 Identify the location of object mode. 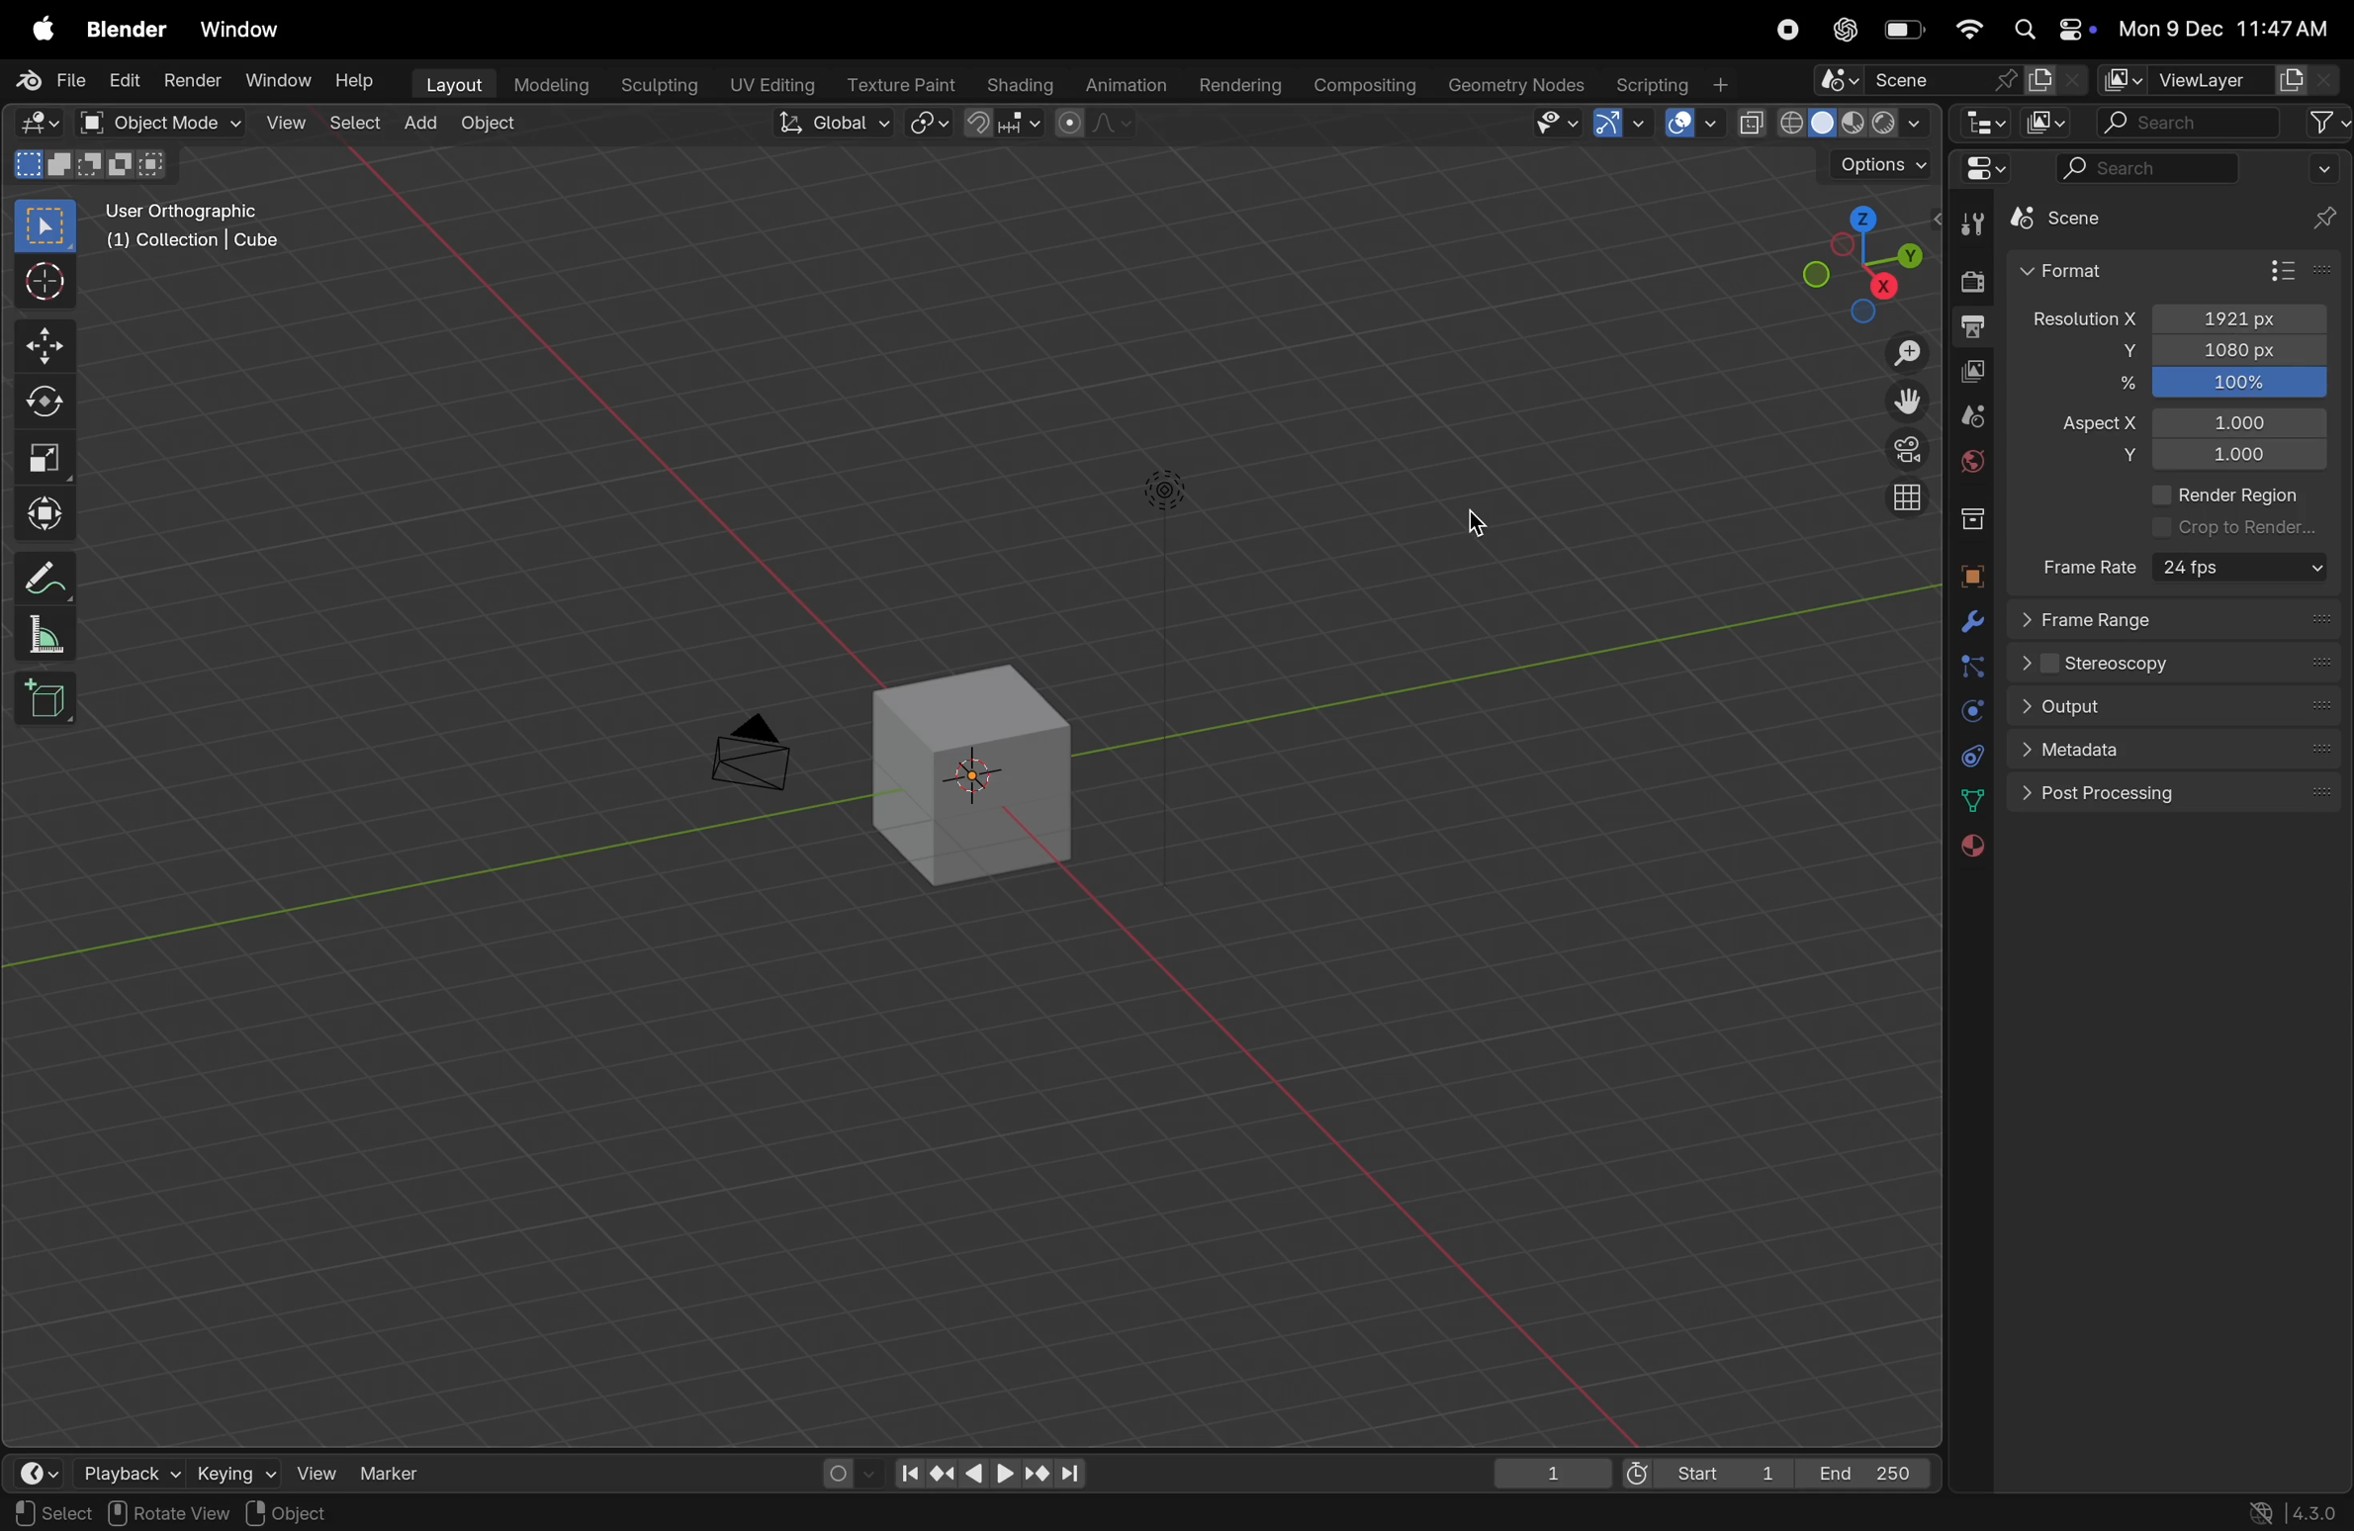
(159, 124).